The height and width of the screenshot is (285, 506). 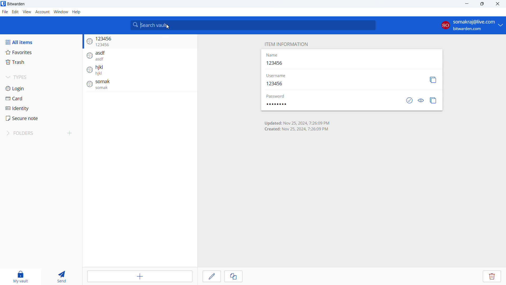 What do you see at coordinates (41, 42) in the screenshot?
I see `all items` at bounding box center [41, 42].